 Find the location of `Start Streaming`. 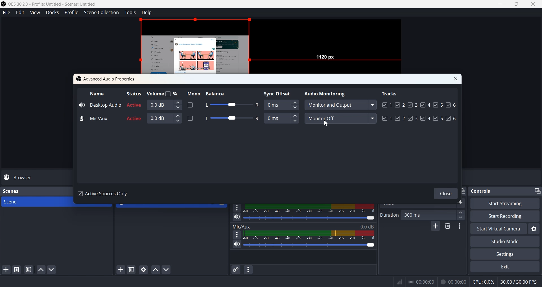

Start Streaming is located at coordinates (505, 203).